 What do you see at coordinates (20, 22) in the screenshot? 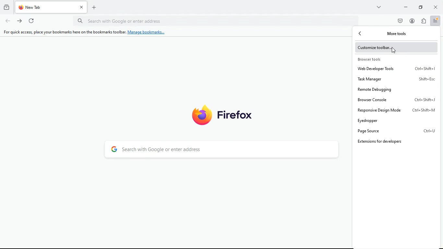
I see `forward` at bounding box center [20, 22].